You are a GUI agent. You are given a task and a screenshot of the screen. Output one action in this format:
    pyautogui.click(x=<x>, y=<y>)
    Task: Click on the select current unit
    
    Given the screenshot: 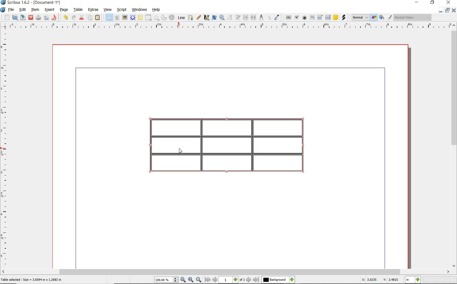 What is the action you would take?
    pyautogui.click(x=413, y=280)
    